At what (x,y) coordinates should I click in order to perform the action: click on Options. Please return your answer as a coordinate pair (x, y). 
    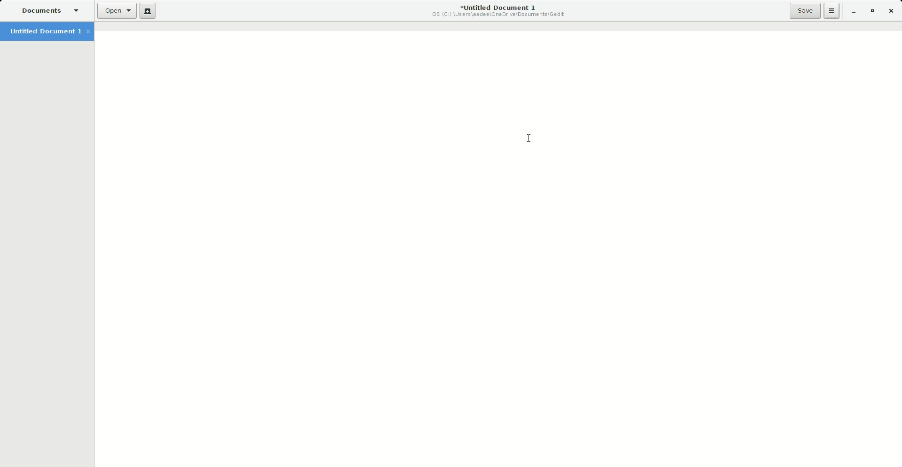
    Looking at the image, I should click on (830, 11).